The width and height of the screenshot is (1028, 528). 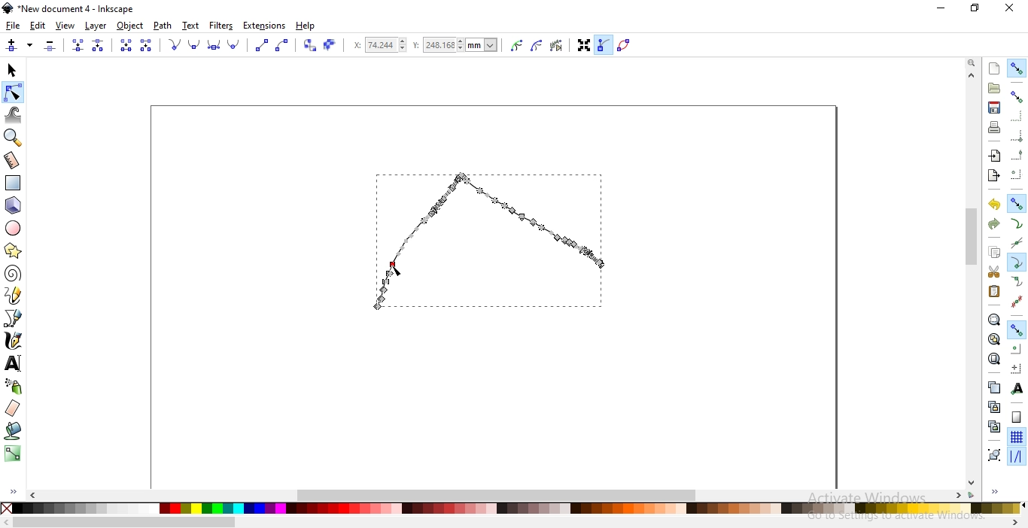 What do you see at coordinates (196, 45) in the screenshot?
I see `make selected nodes smooth` at bounding box center [196, 45].